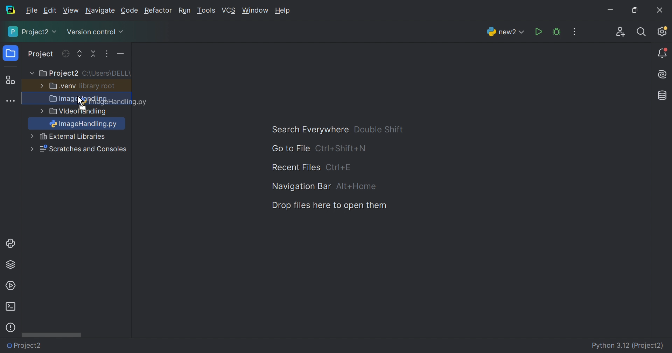 The image size is (672, 353). What do you see at coordinates (10, 286) in the screenshot?
I see `Services` at bounding box center [10, 286].